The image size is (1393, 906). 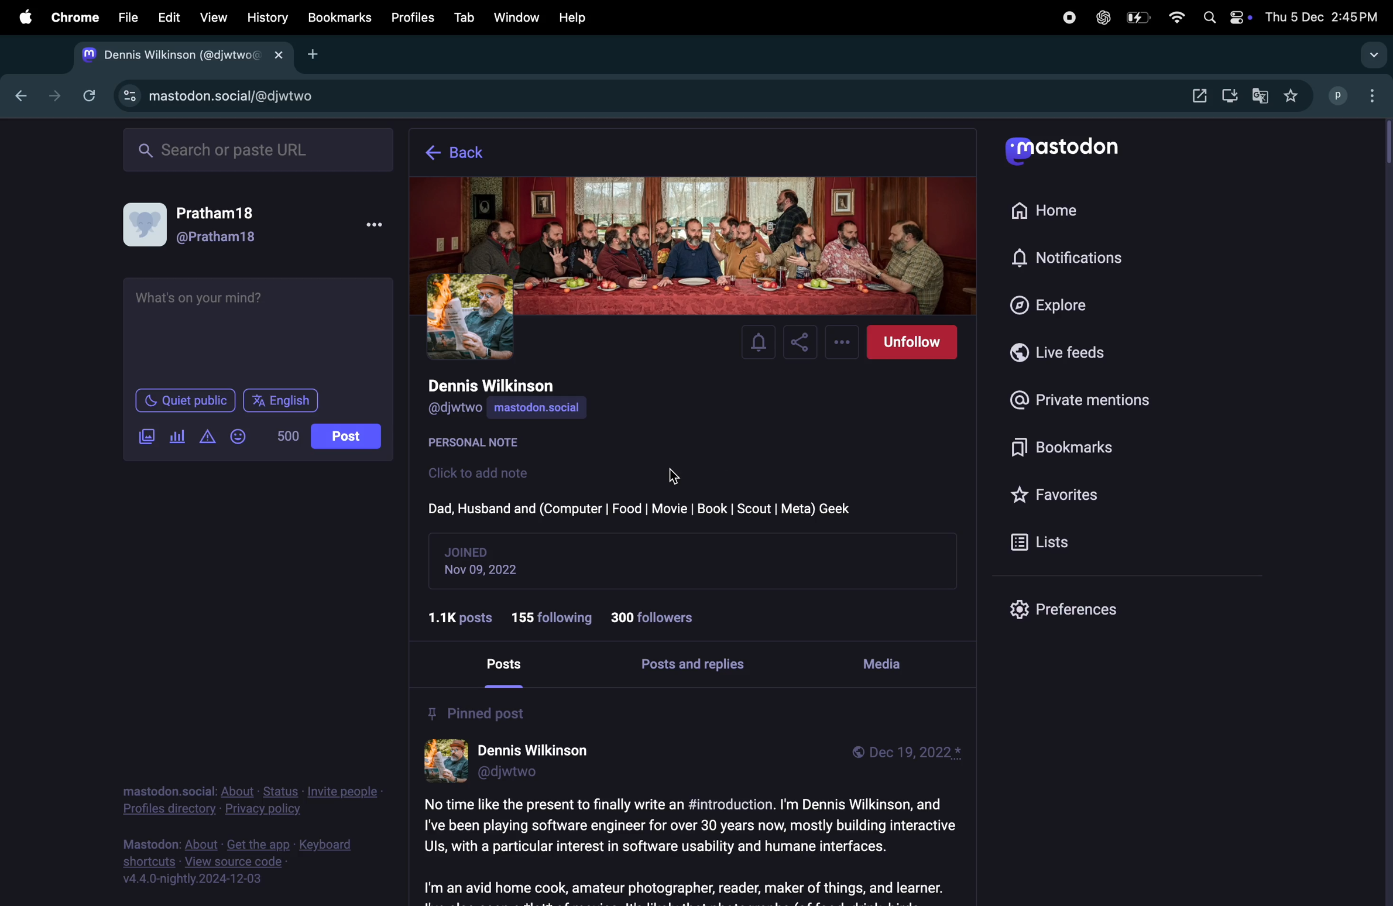 I want to click on 500, so click(x=287, y=436).